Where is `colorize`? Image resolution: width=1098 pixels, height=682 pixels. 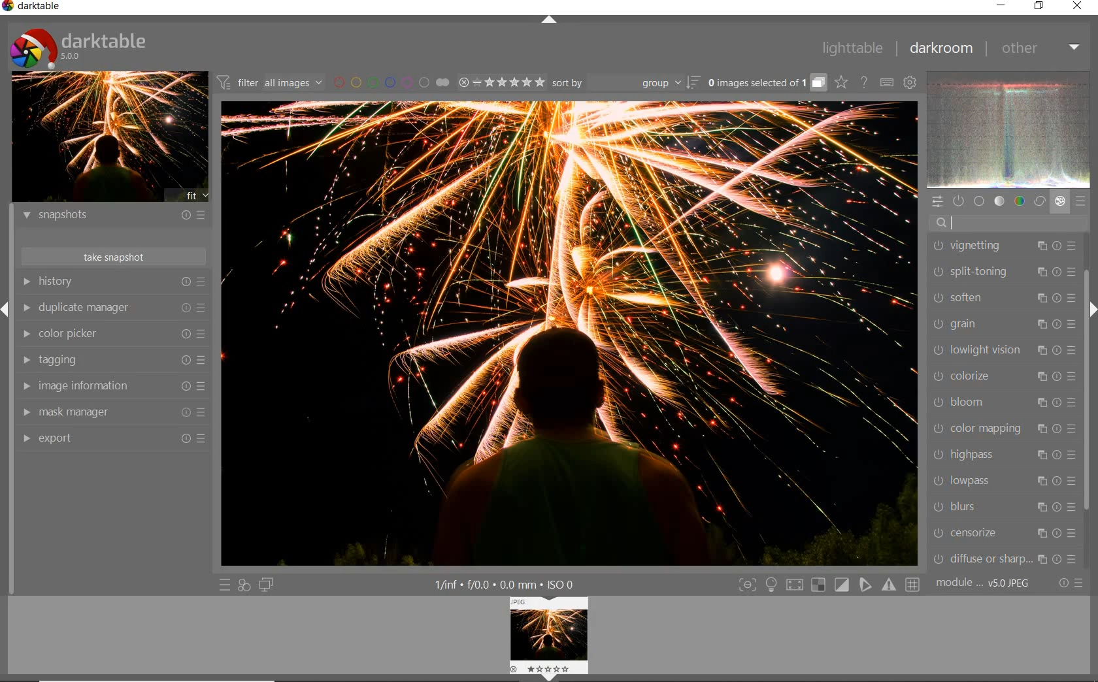
colorize is located at coordinates (1001, 378).